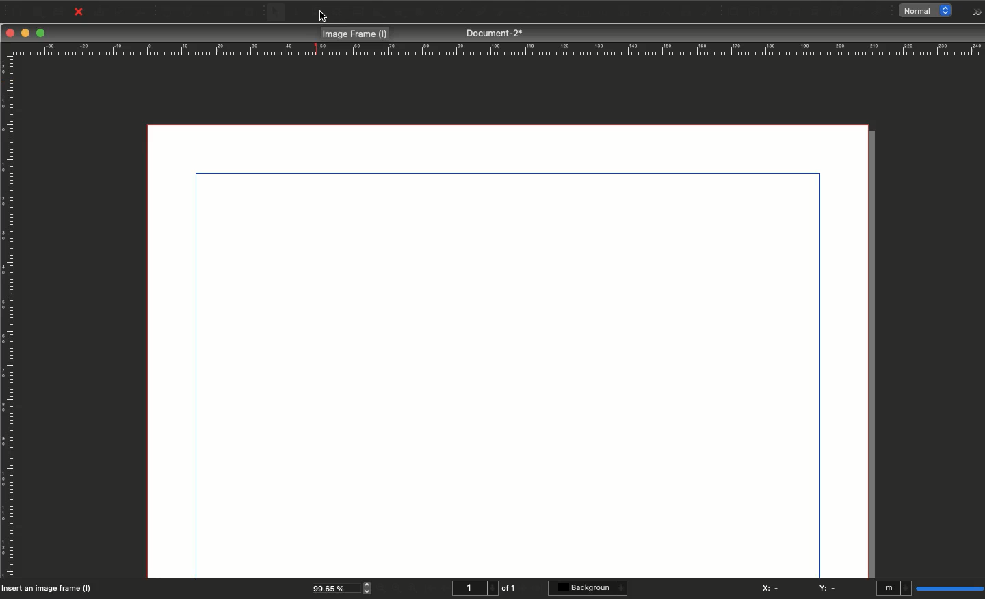  Describe the element at coordinates (188, 13) in the screenshot. I see `Redo` at that location.